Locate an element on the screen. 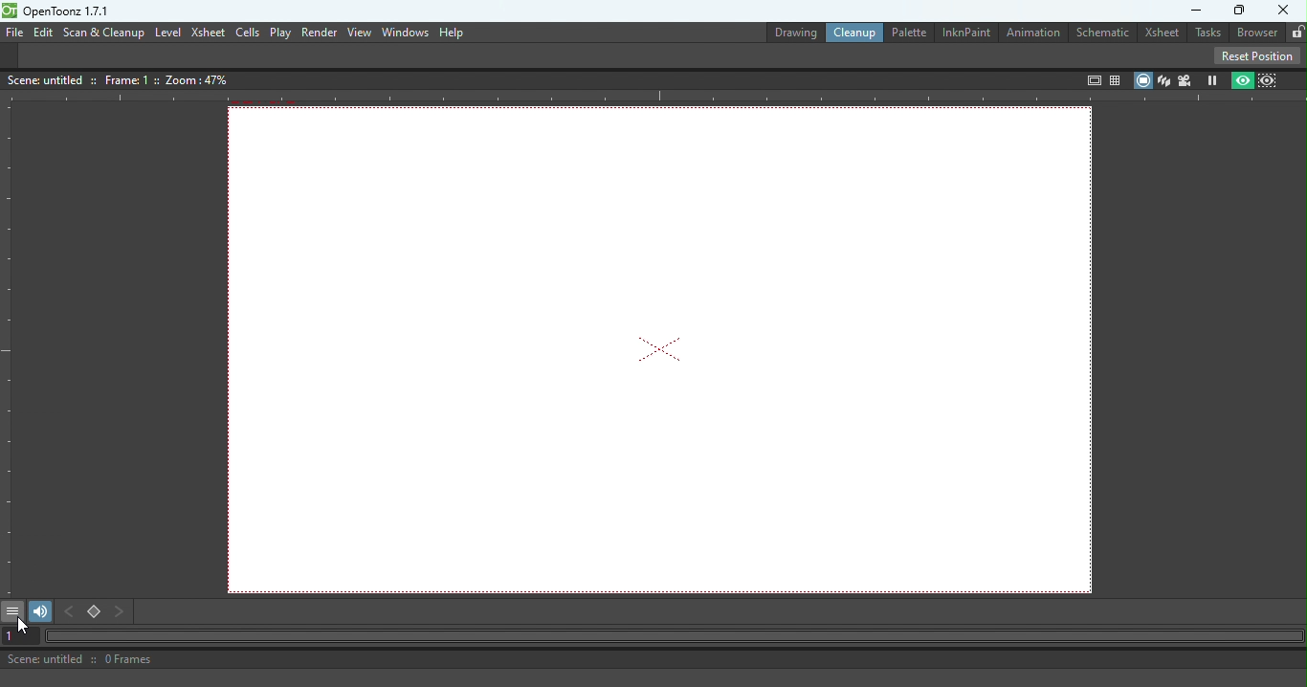 The width and height of the screenshot is (1307, 687). Canvas details is located at coordinates (122, 78).